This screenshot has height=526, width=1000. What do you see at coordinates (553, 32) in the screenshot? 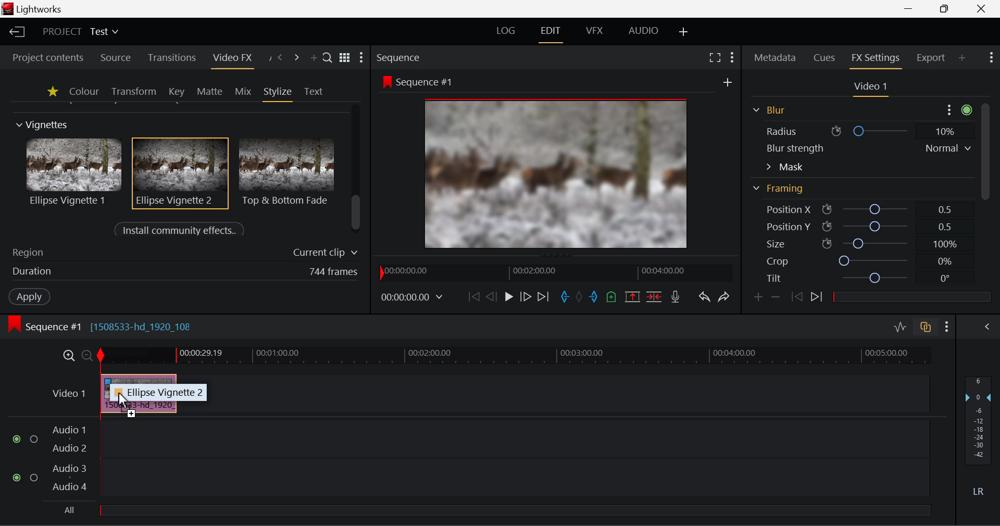
I see `Edit Layout Open` at bounding box center [553, 32].